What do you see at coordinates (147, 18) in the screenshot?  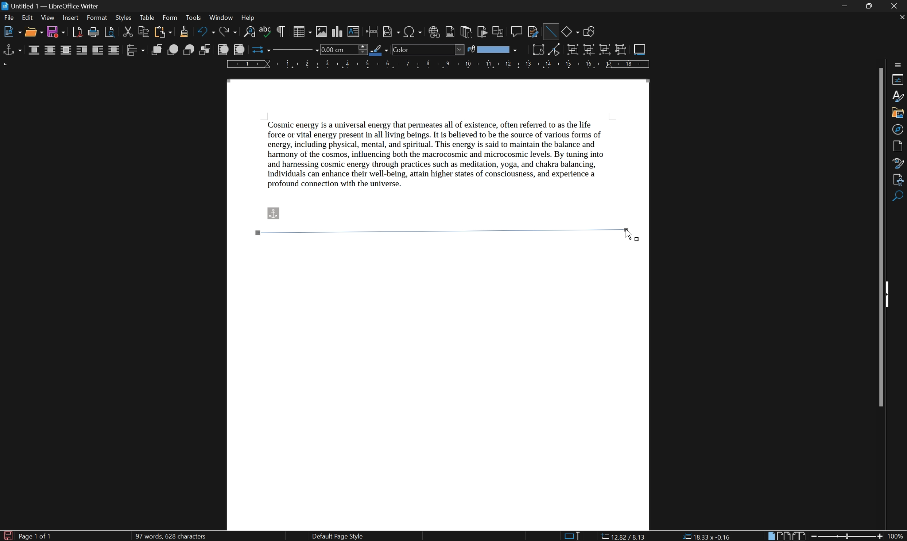 I see `table` at bounding box center [147, 18].